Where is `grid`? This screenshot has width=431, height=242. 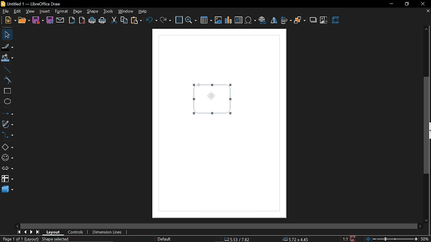
grid is located at coordinates (179, 20).